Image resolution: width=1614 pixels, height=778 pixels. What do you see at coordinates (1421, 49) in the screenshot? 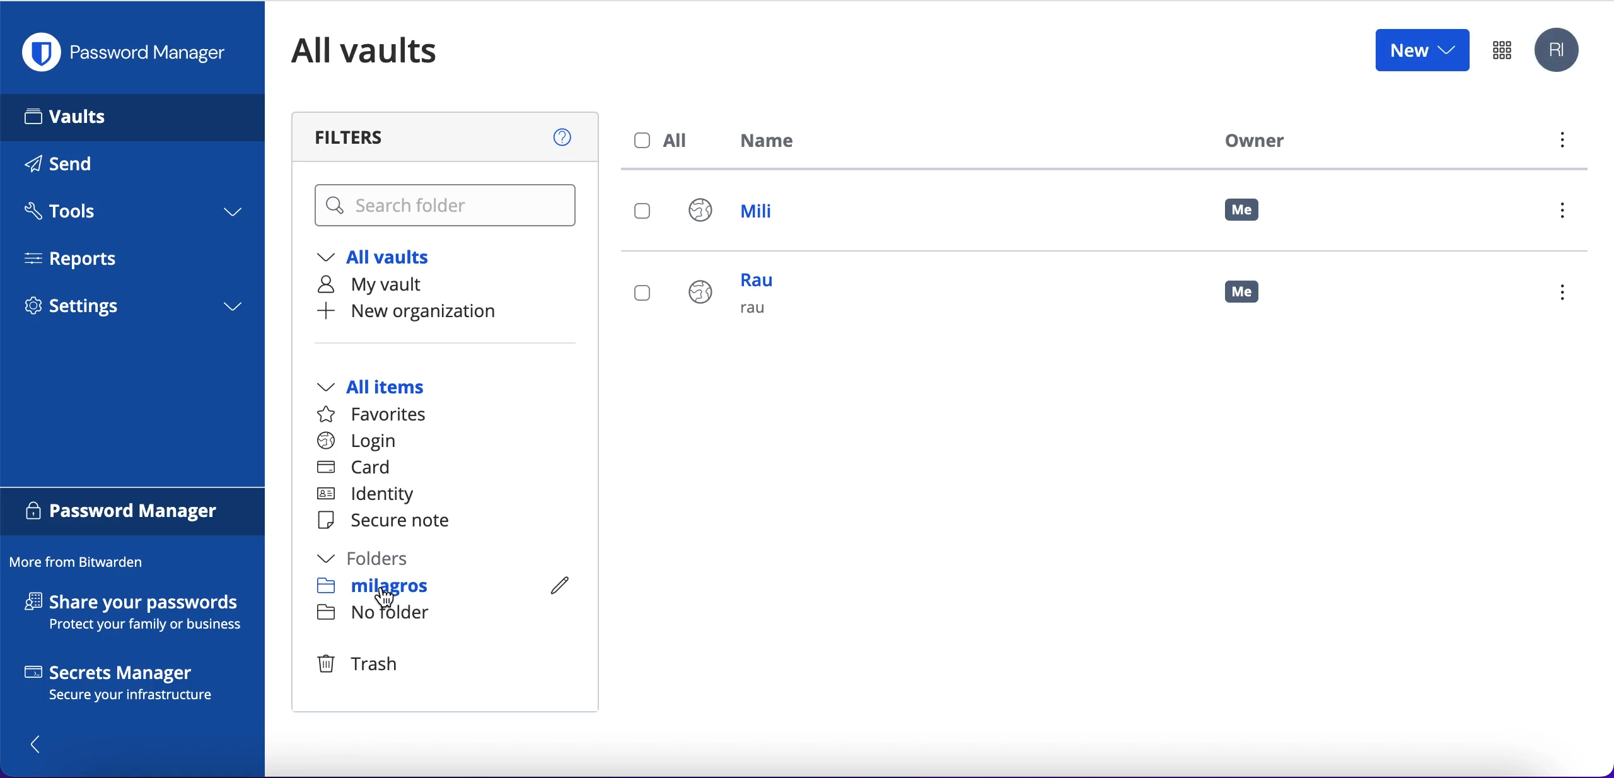
I see `new` at bounding box center [1421, 49].